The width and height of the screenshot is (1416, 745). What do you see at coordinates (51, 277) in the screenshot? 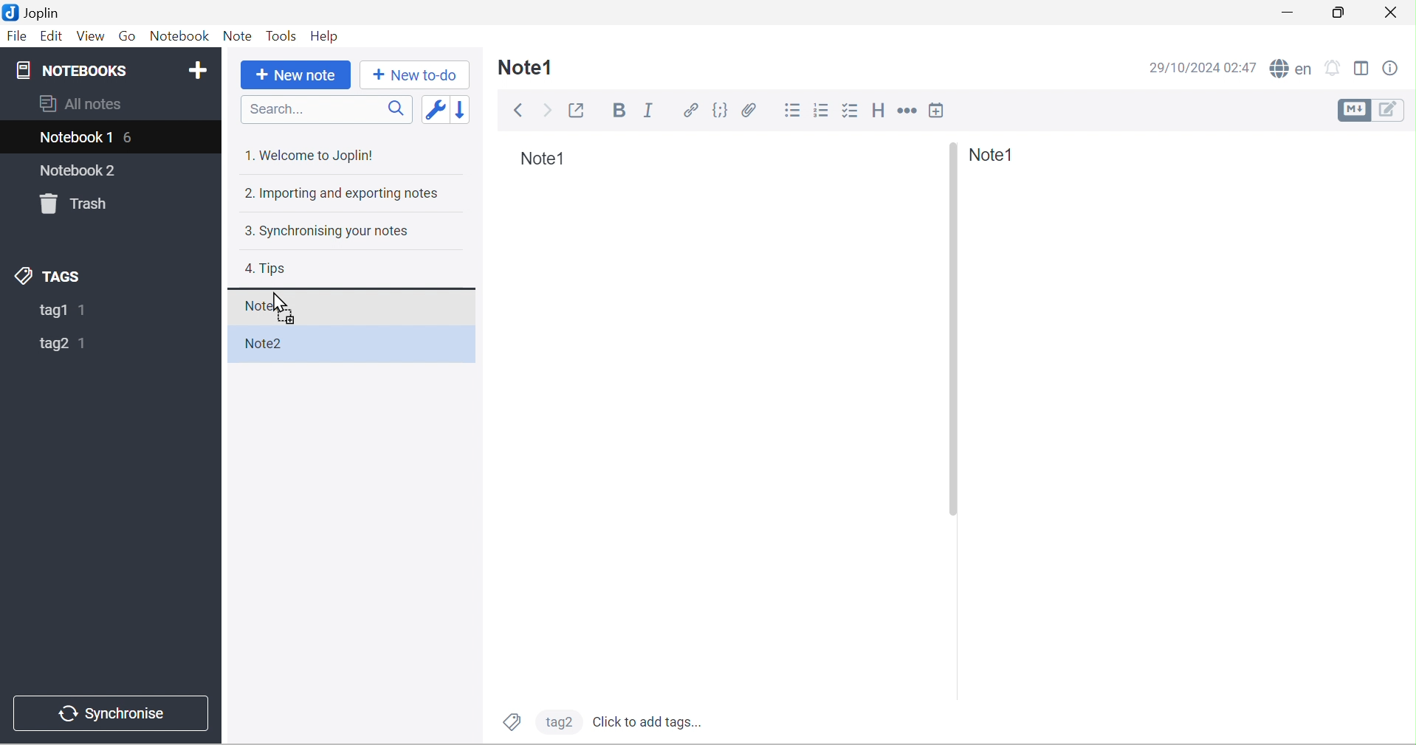
I see `TAGS` at bounding box center [51, 277].